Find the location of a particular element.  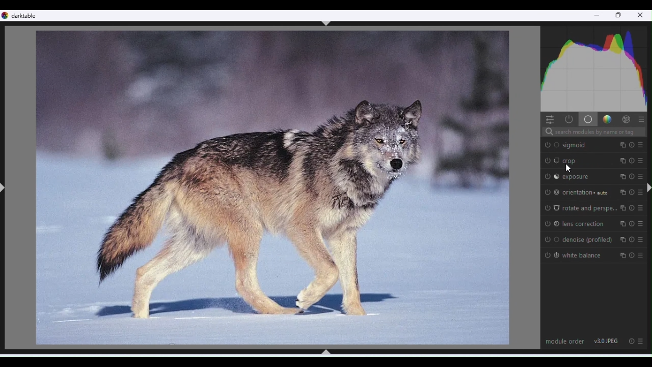

Lens correction is located at coordinates (593, 223).